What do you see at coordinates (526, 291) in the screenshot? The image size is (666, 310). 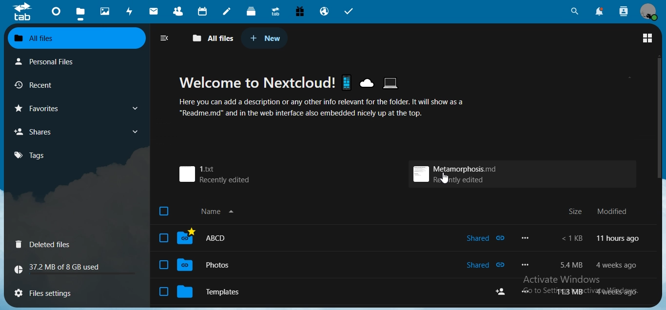 I see `more options` at bounding box center [526, 291].